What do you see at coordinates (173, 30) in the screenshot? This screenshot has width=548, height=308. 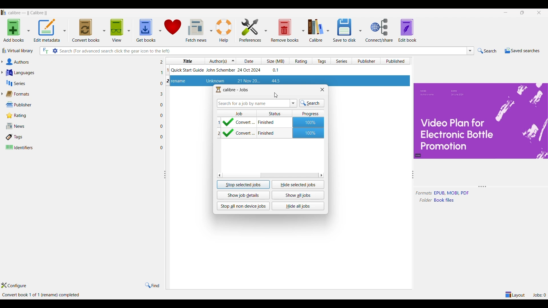 I see `Donate` at bounding box center [173, 30].